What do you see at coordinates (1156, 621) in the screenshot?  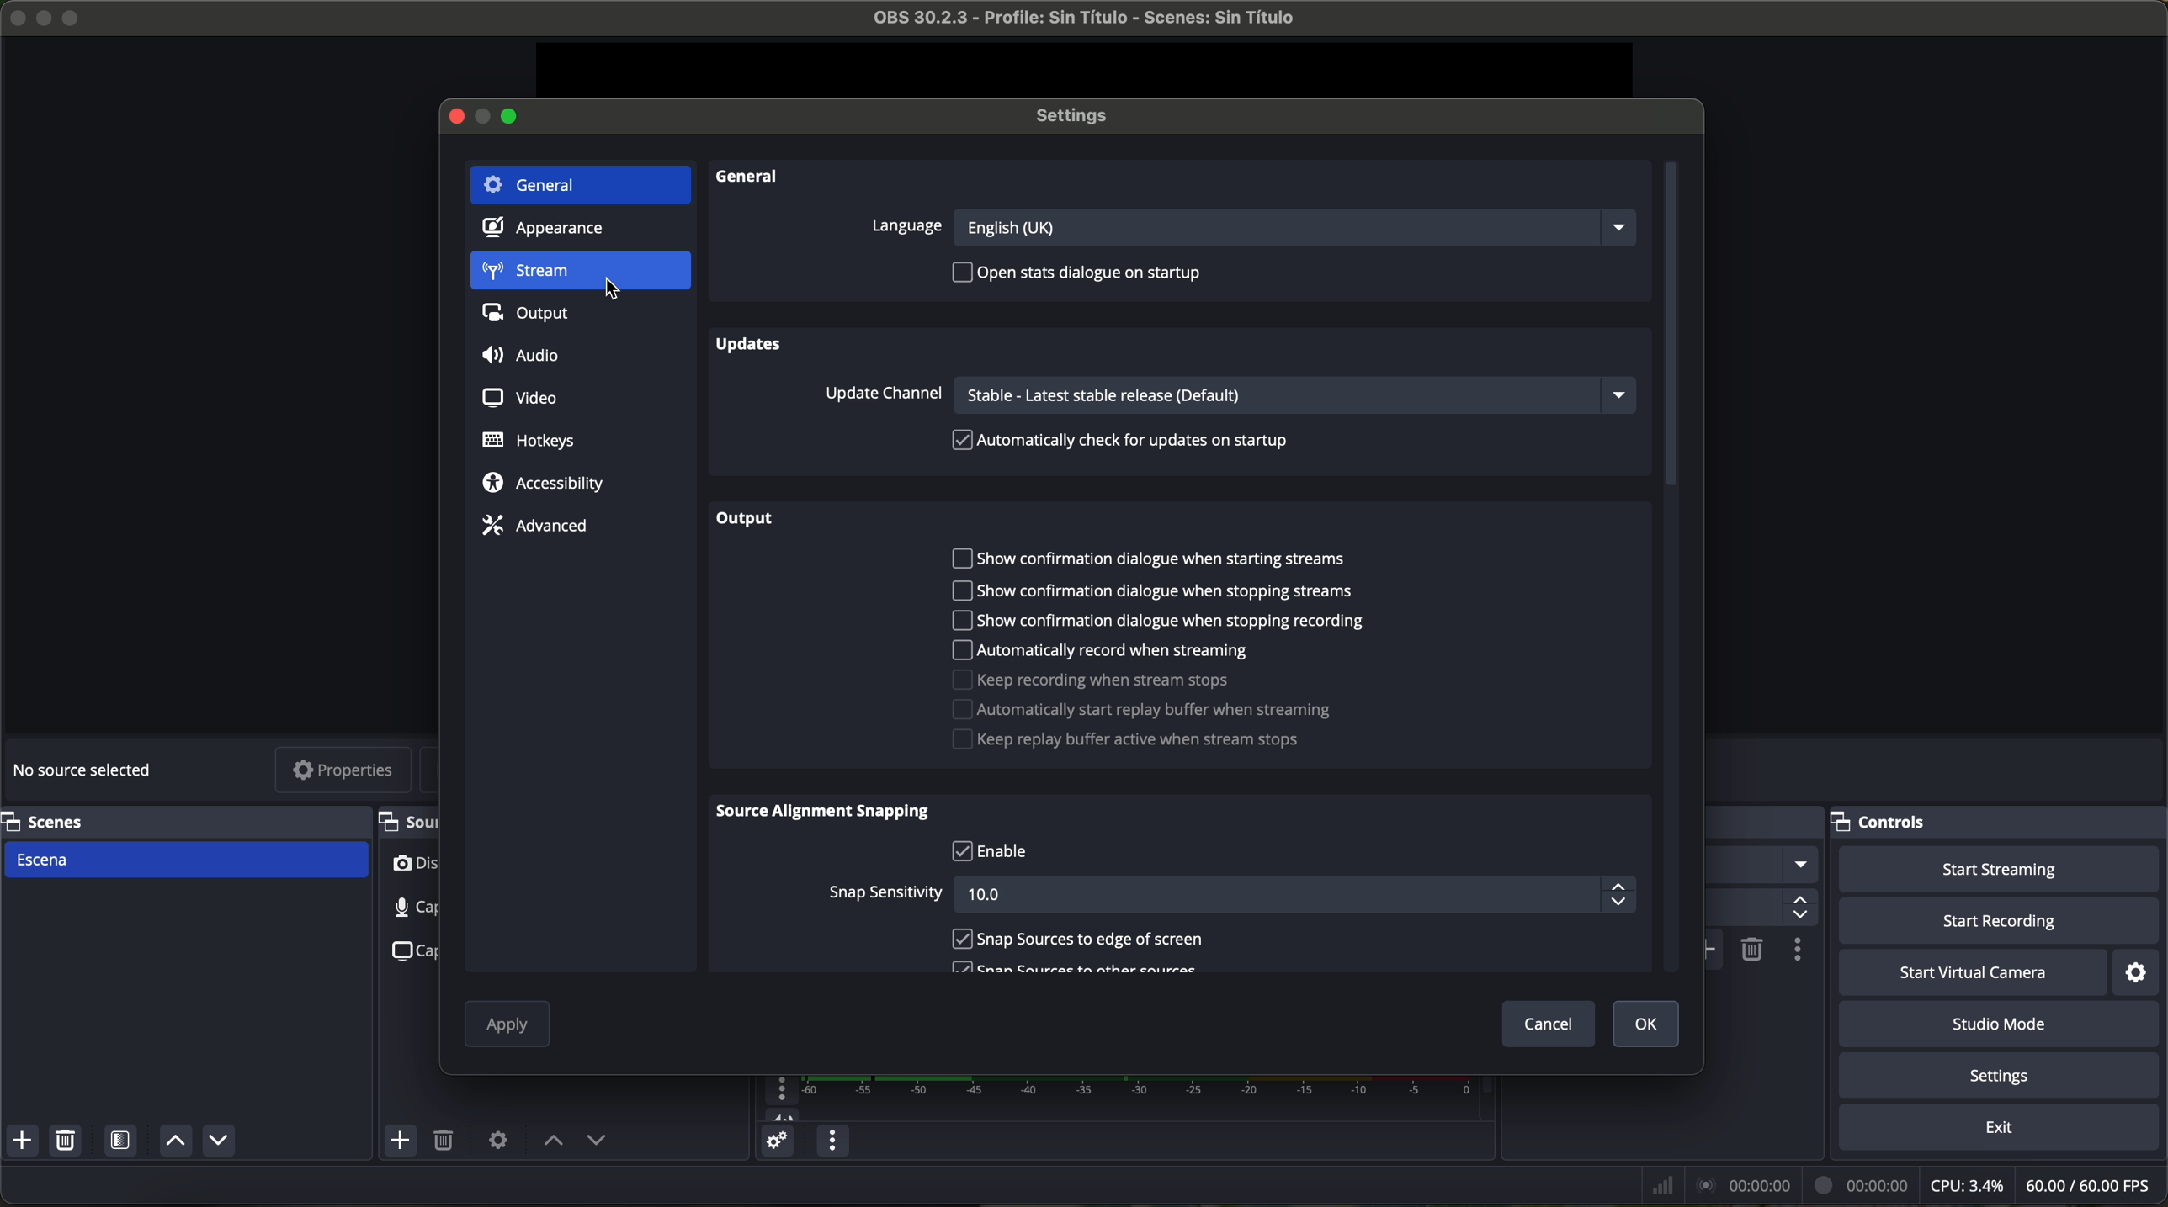 I see `show confirmation dialogue` at bounding box center [1156, 621].